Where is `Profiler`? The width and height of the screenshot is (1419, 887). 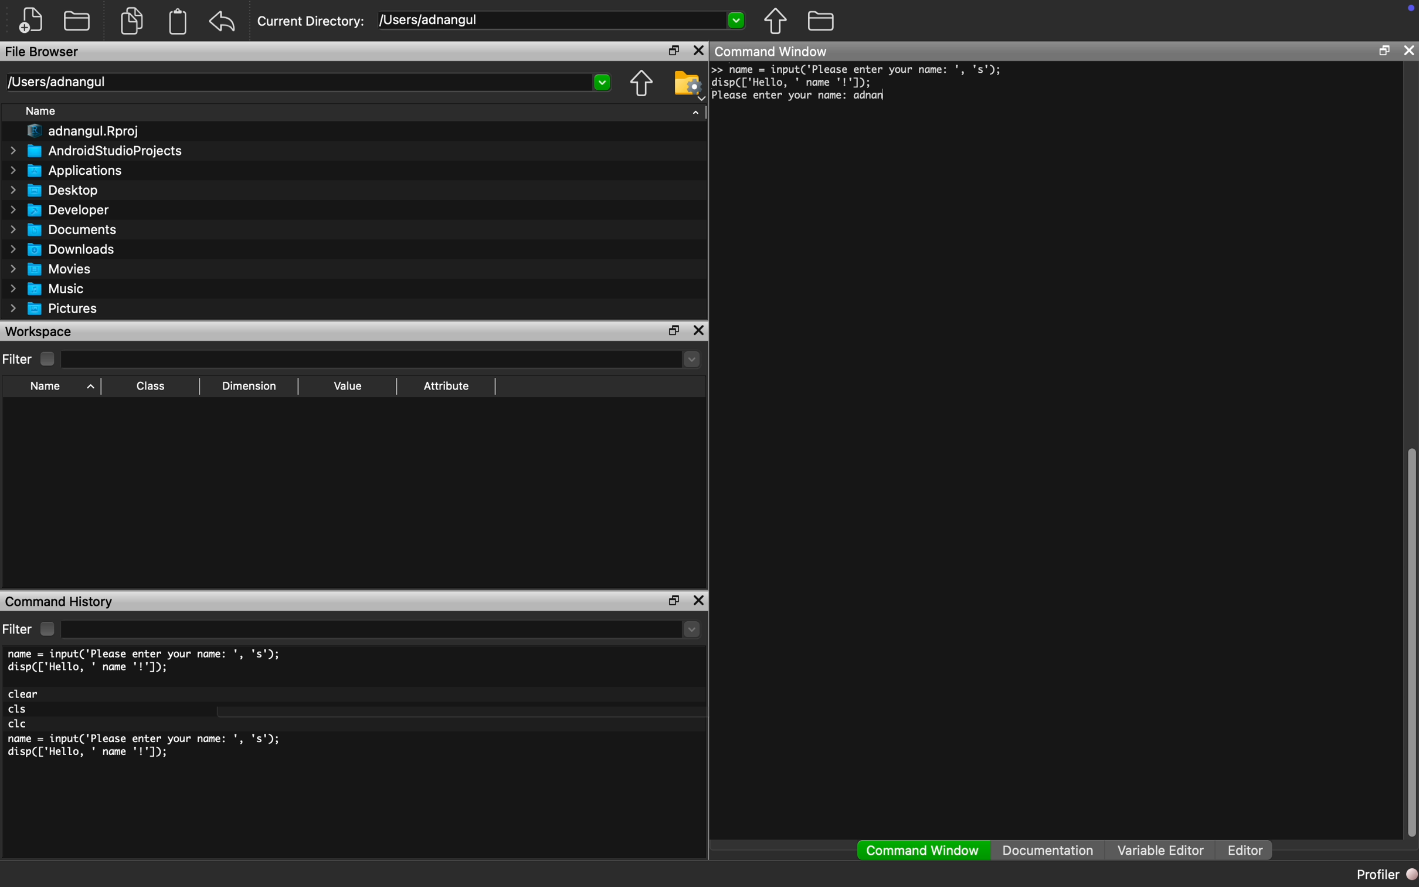
Profiler is located at coordinates (1385, 874).